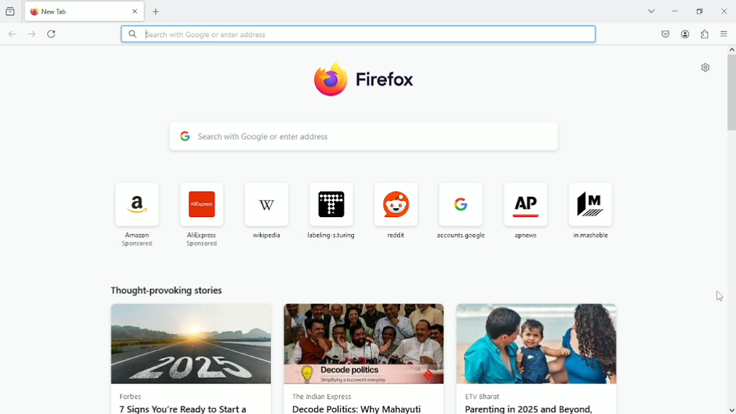 The image size is (736, 414). What do you see at coordinates (31, 34) in the screenshot?
I see `go forward` at bounding box center [31, 34].